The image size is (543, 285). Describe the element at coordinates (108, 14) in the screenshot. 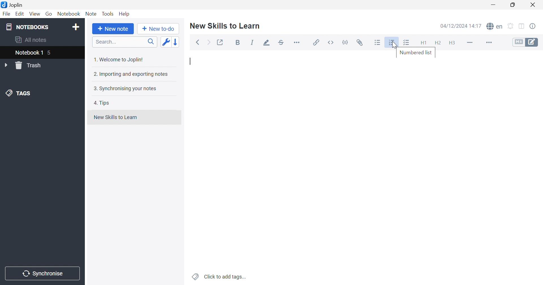

I see `Tools` at that location.